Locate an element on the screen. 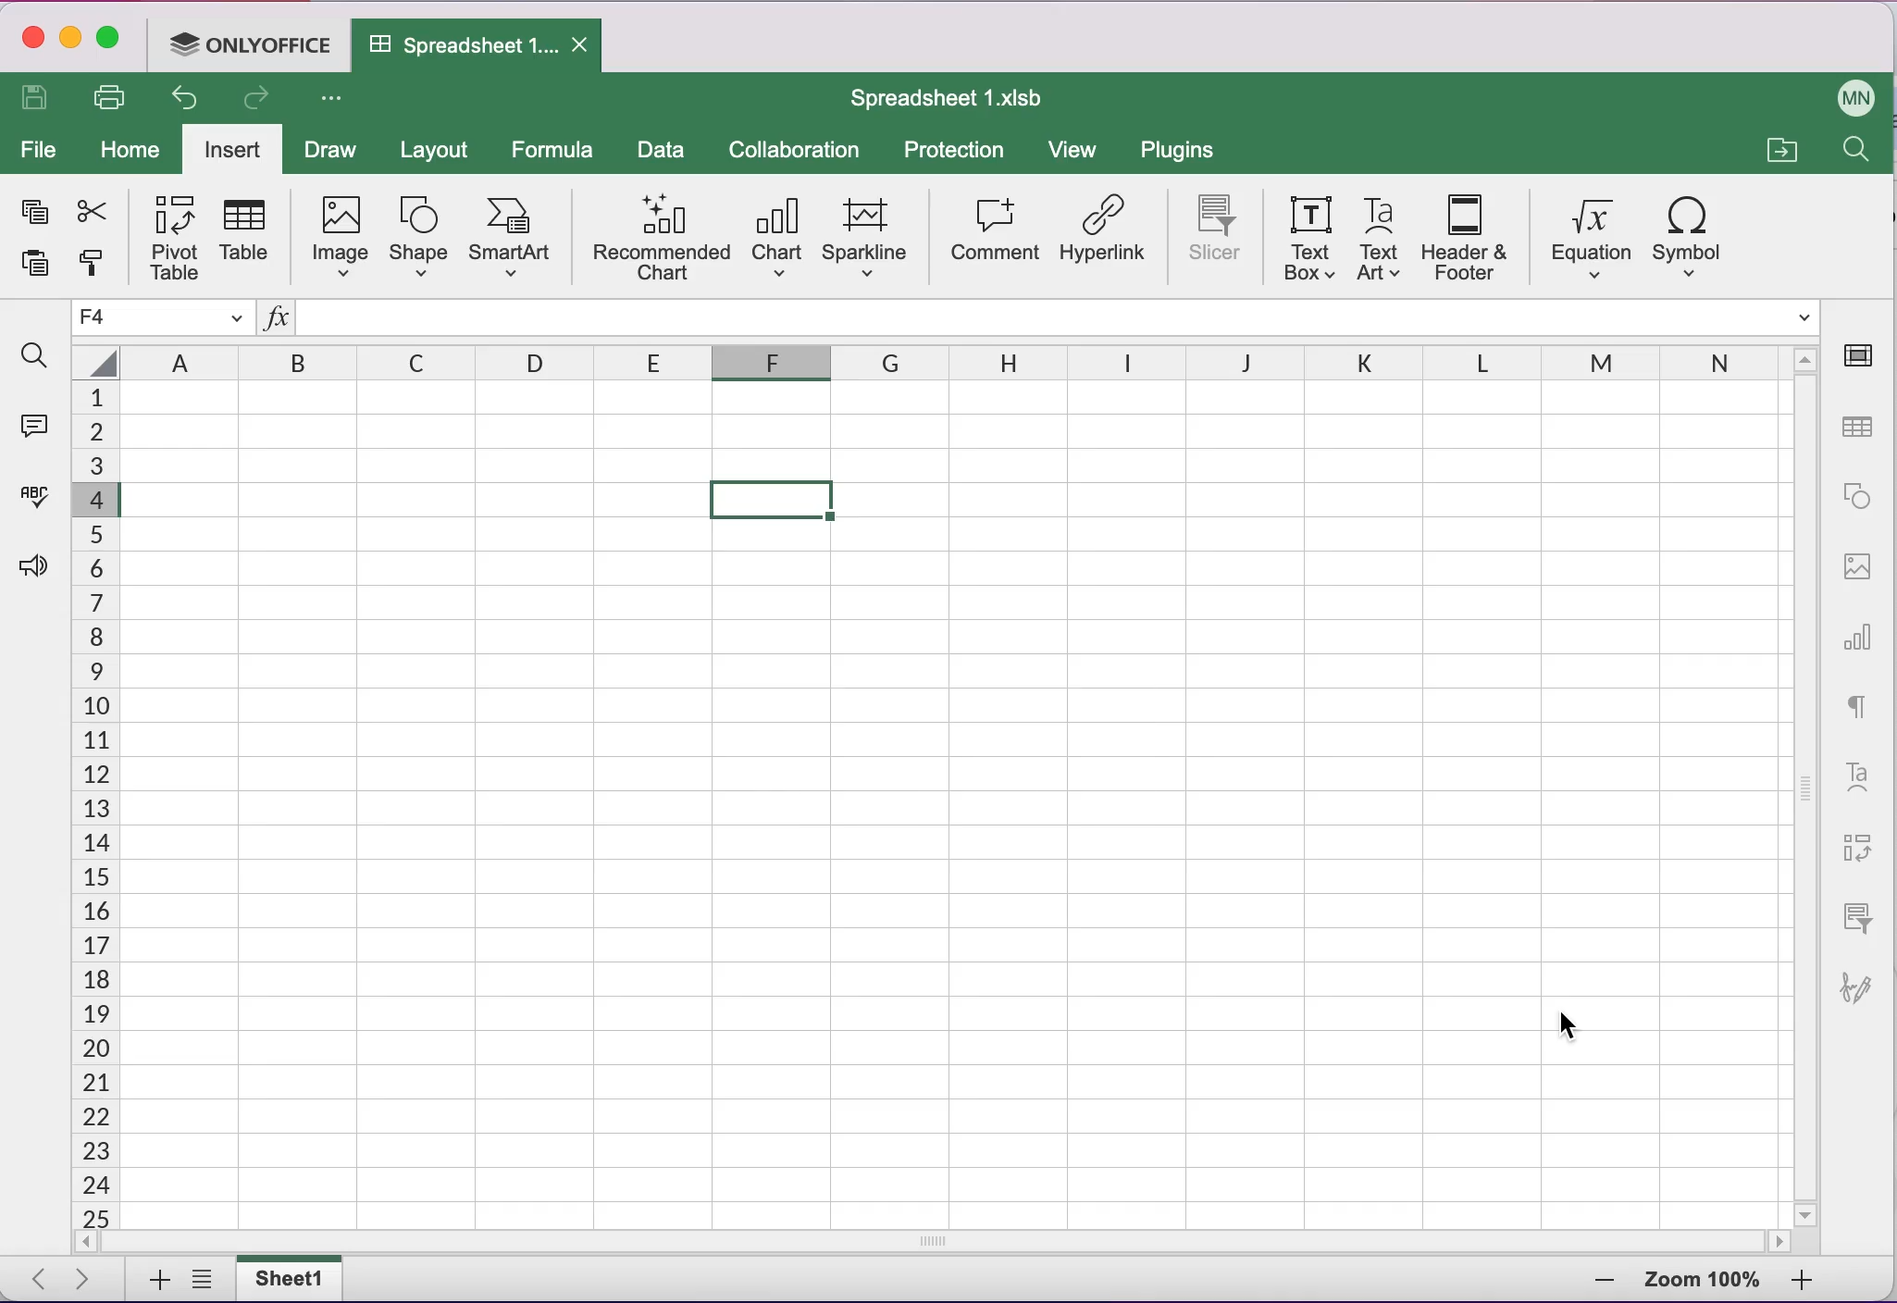 The height and width of the screenshot is (1303, 1897). copy is located at coordinates (35, 212).